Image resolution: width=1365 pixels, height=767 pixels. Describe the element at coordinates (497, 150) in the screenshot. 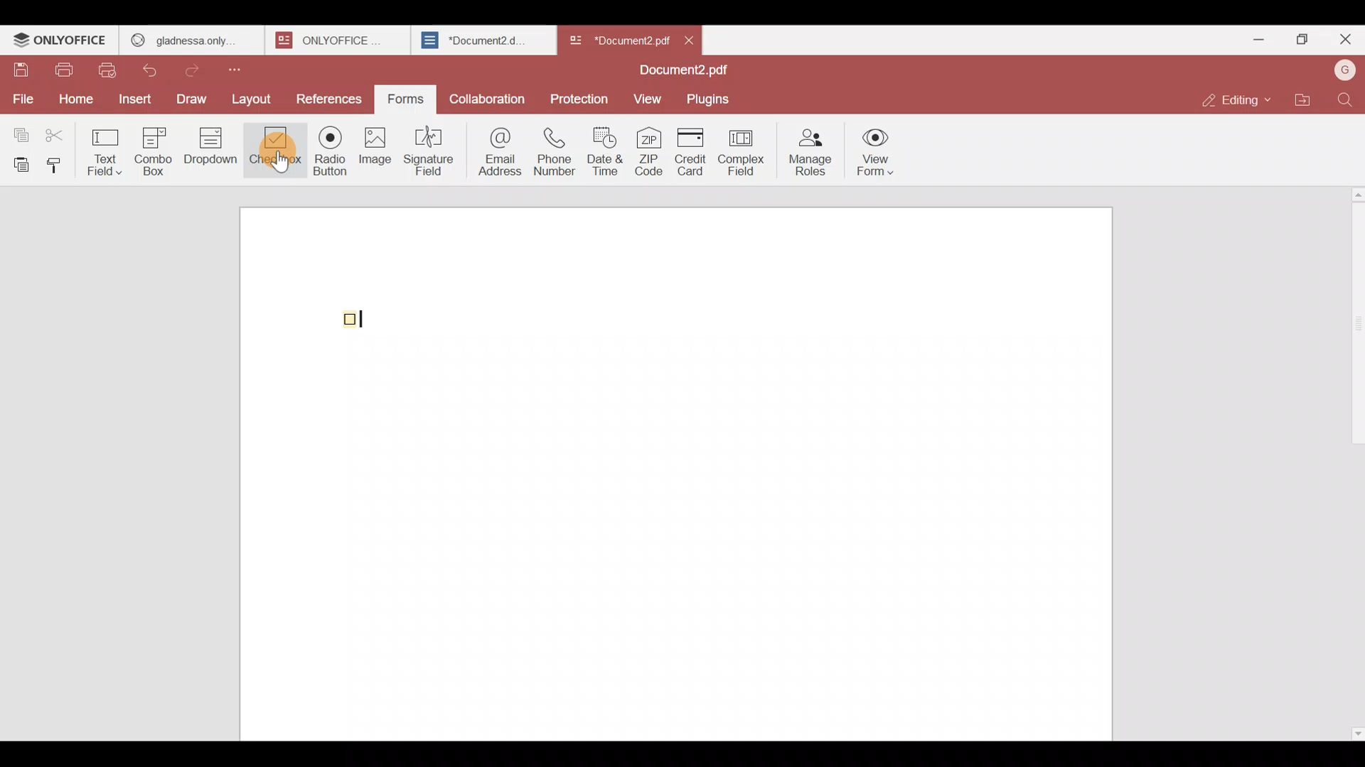

I see `Email address` at that location.